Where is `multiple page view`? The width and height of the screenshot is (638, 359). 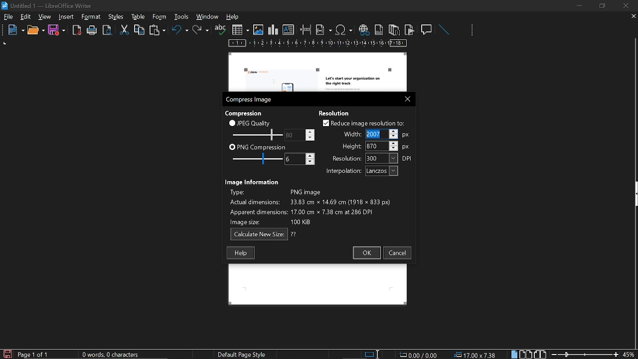
multiple page view is located at coordinates (526, 355).